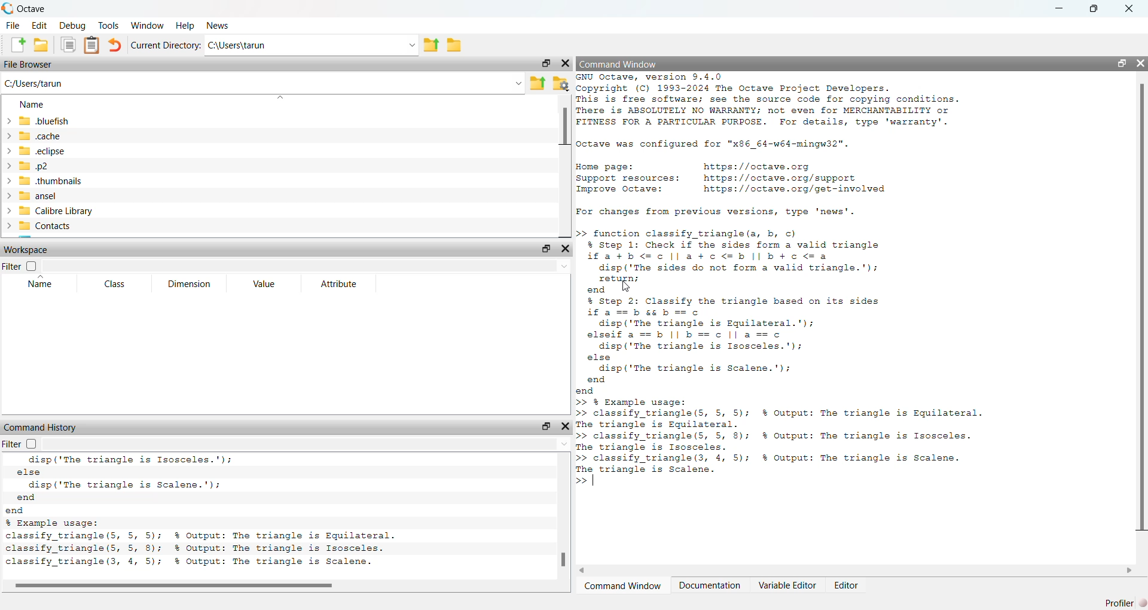 The height and width of the screenshot is (610, 1148). I want to click on unlock widget, so click(545, 248).